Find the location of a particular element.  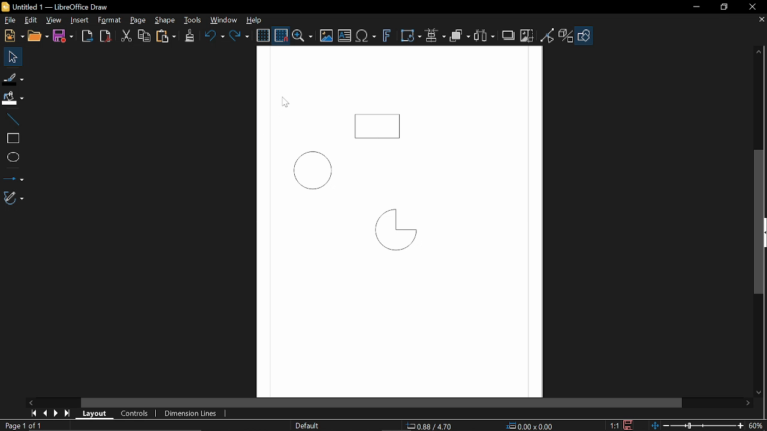

60% (Current zoom) is located at coordinates (756, 425).